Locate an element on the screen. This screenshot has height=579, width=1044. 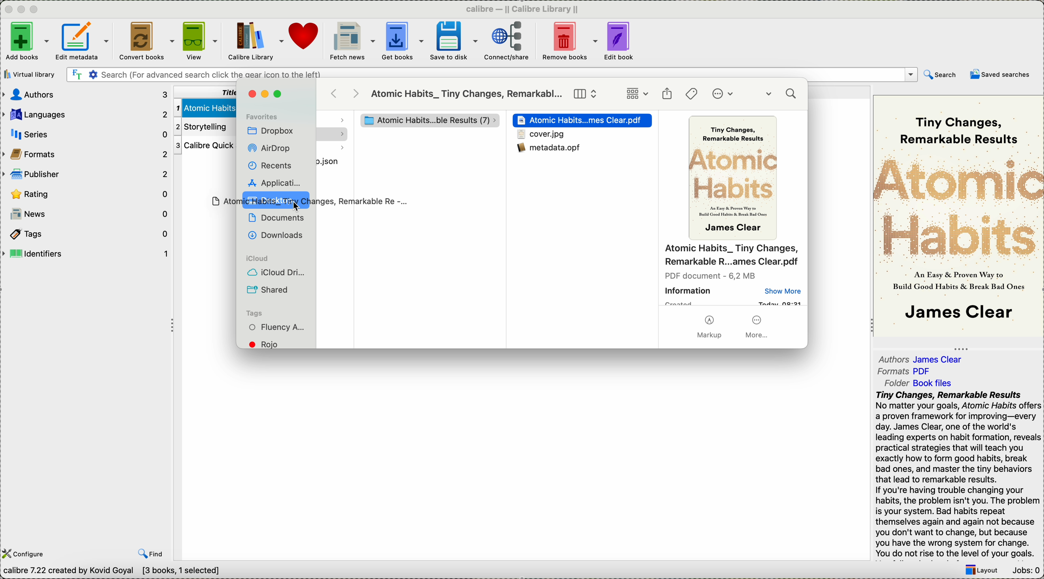
disable buttons program is located at coordinates (23, 10).